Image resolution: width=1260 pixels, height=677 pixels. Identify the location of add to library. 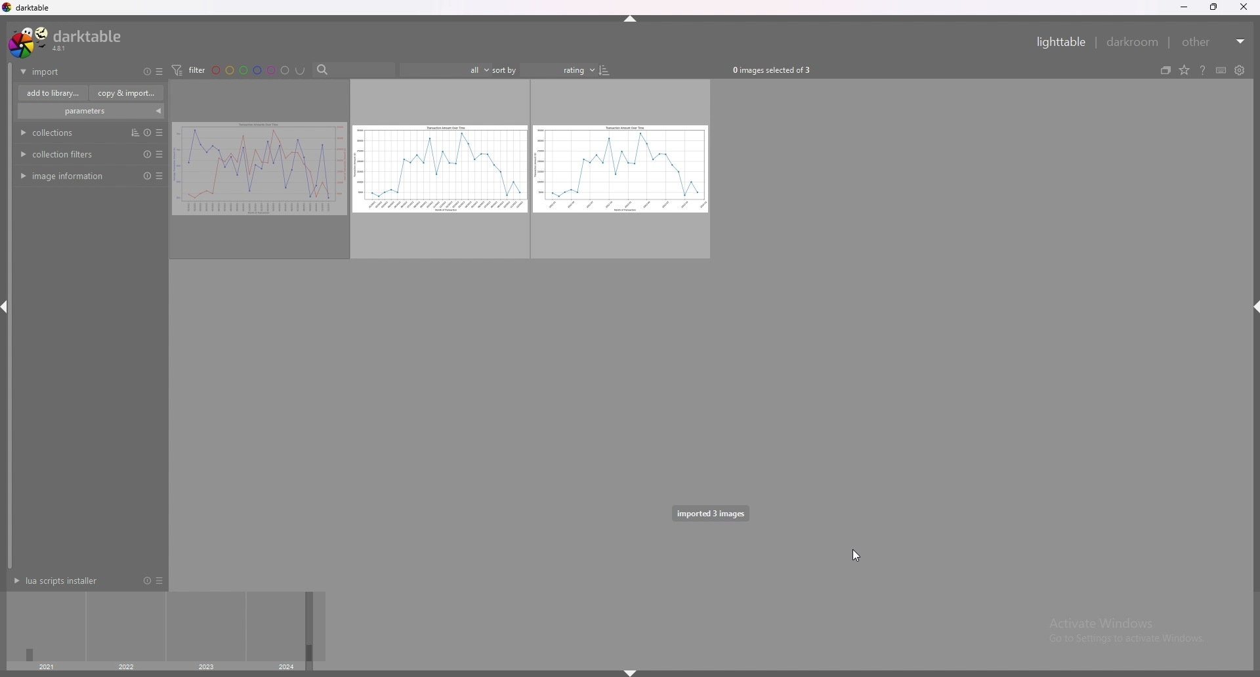
(53, 93).